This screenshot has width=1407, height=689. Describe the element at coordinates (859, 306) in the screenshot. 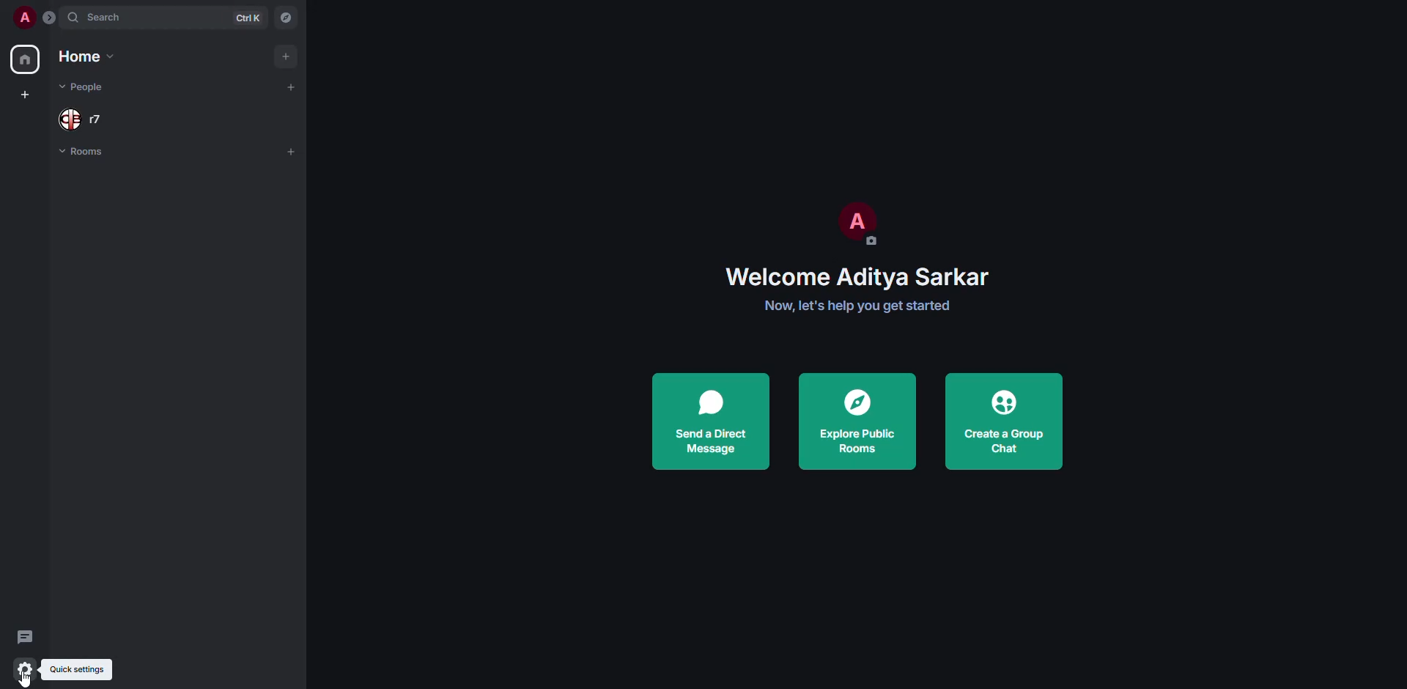

I see `Now, let's help you get started` at that location.